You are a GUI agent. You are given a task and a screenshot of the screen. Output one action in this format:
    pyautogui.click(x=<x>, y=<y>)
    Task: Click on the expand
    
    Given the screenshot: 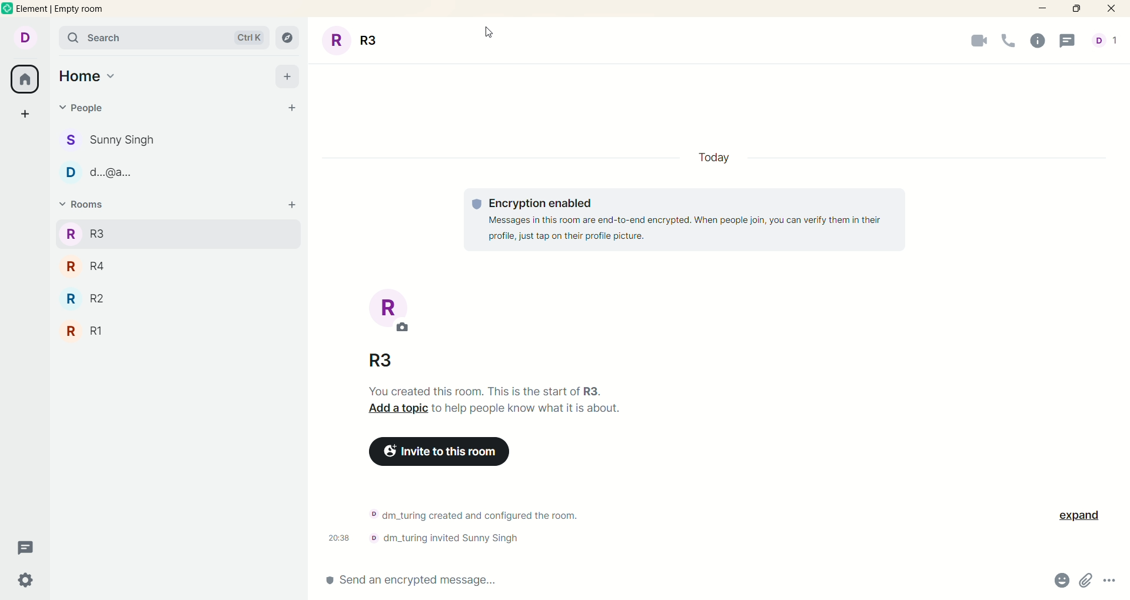 What is the action you would take?
    pyautogui.click(x=1079, y=514)
    